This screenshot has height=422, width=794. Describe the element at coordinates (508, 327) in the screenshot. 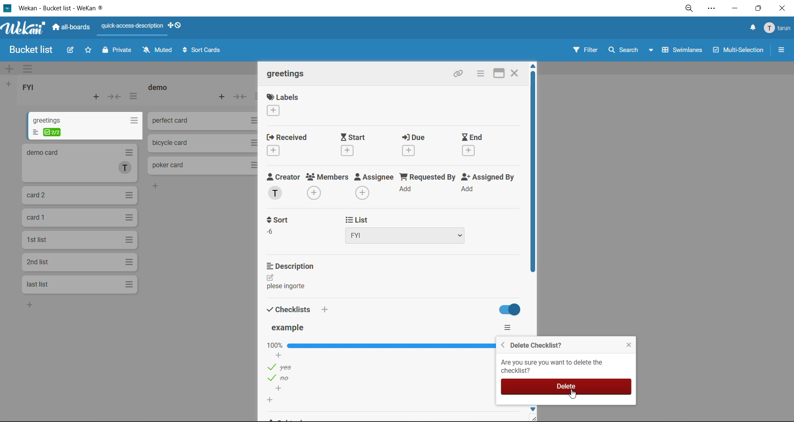

I see `checklist actions` at that location.